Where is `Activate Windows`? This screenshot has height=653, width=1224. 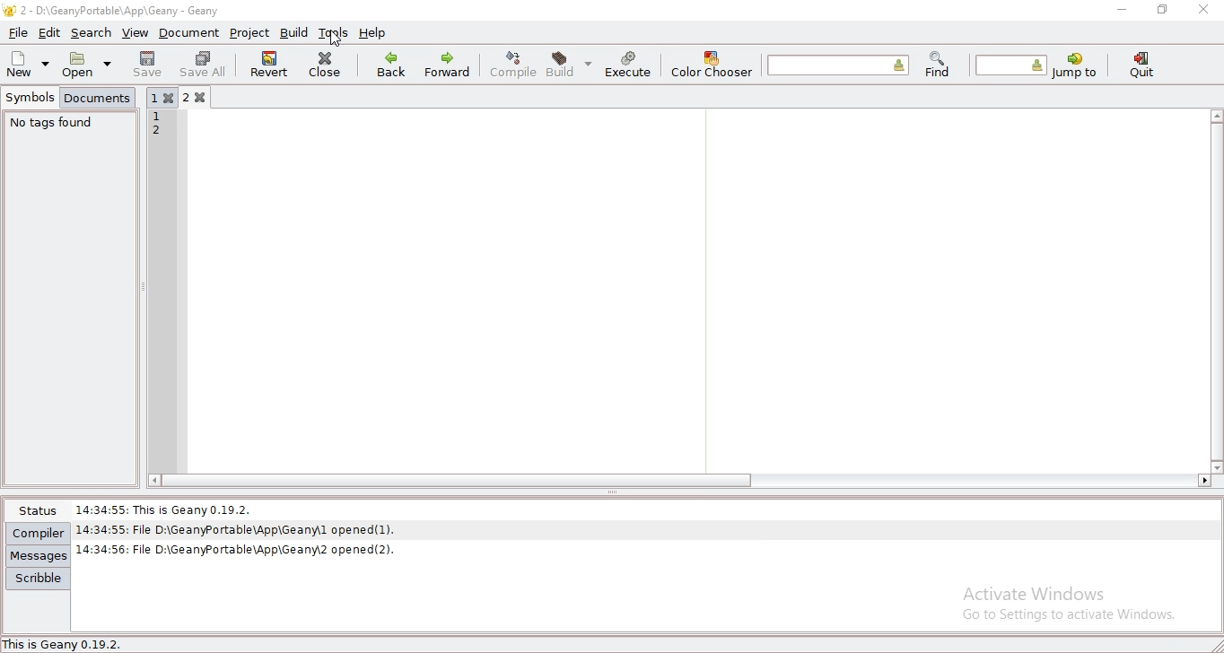
Activate Windows is located at coordinates (1040, 592).